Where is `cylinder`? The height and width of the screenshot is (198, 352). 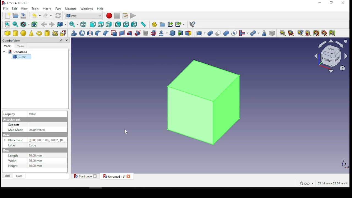
cylinder is located at coordinates (15, 33).